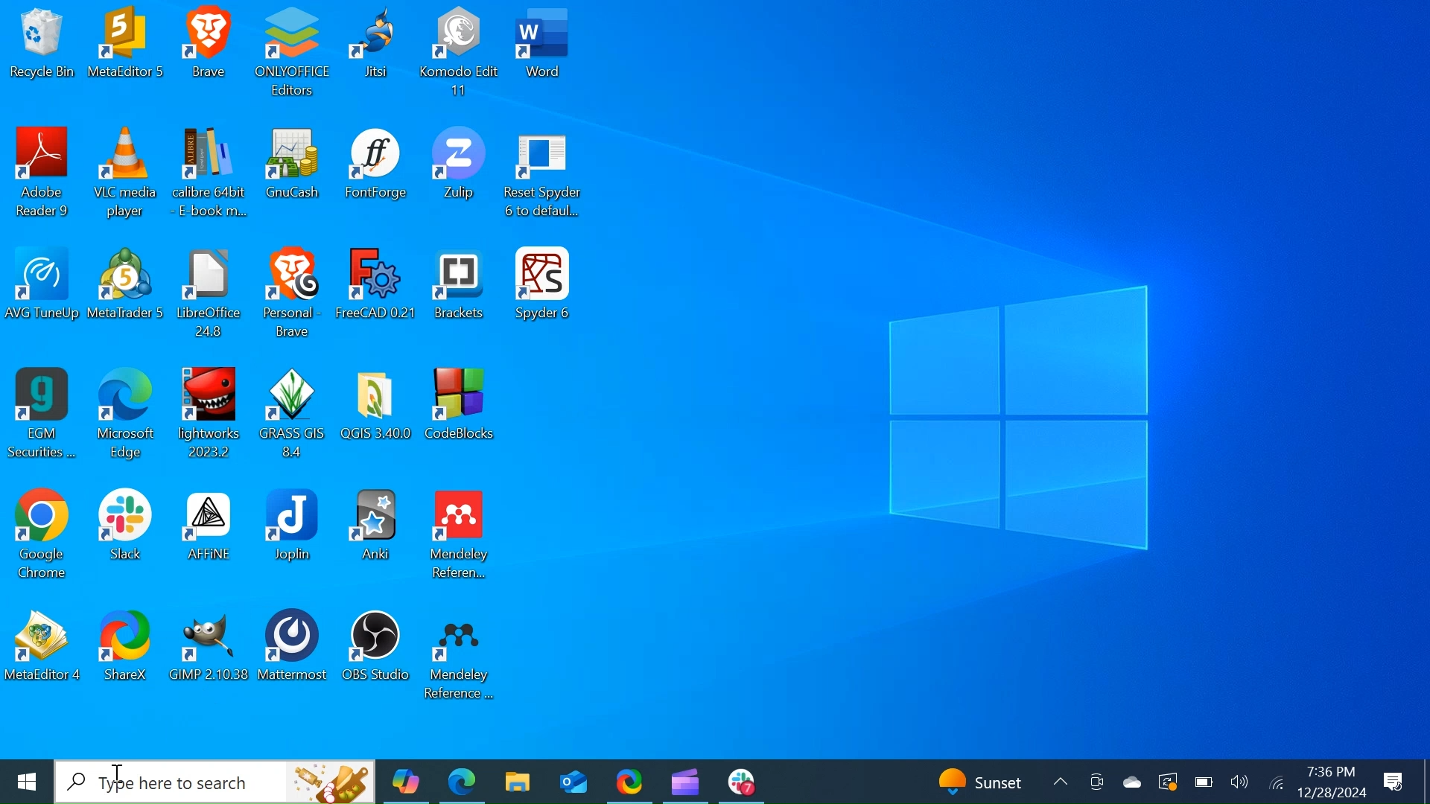 This screenshot has height=804, width=1430. I want to click on Date, so click(1330, 793).